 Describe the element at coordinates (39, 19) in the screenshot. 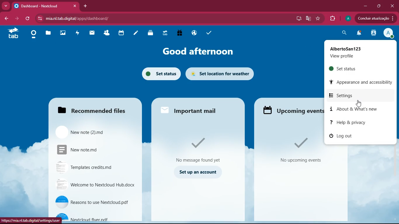

I see `View site information` at that location.